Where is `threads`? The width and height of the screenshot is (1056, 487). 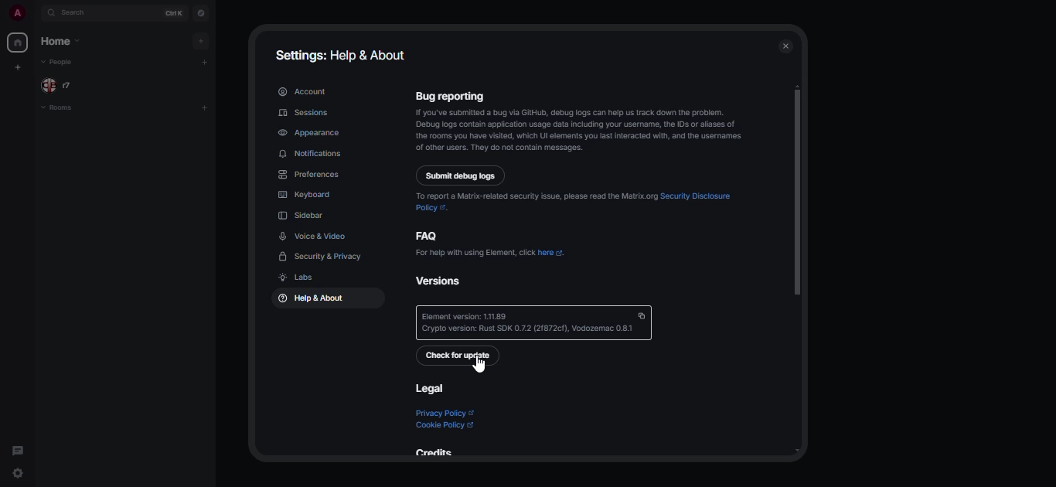 threads is located at coordinates (19, 451).